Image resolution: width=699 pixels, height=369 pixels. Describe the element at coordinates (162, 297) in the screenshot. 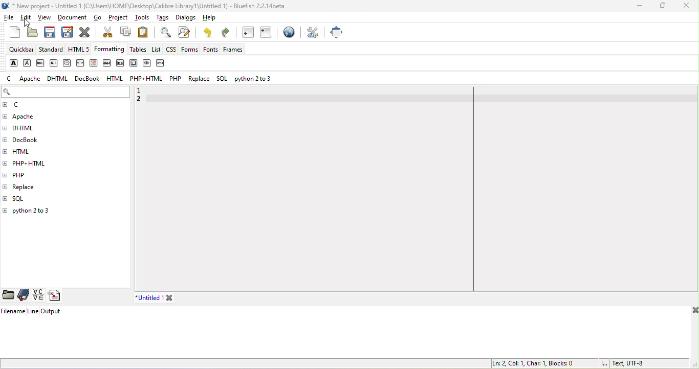

I see `untitled` at that location.